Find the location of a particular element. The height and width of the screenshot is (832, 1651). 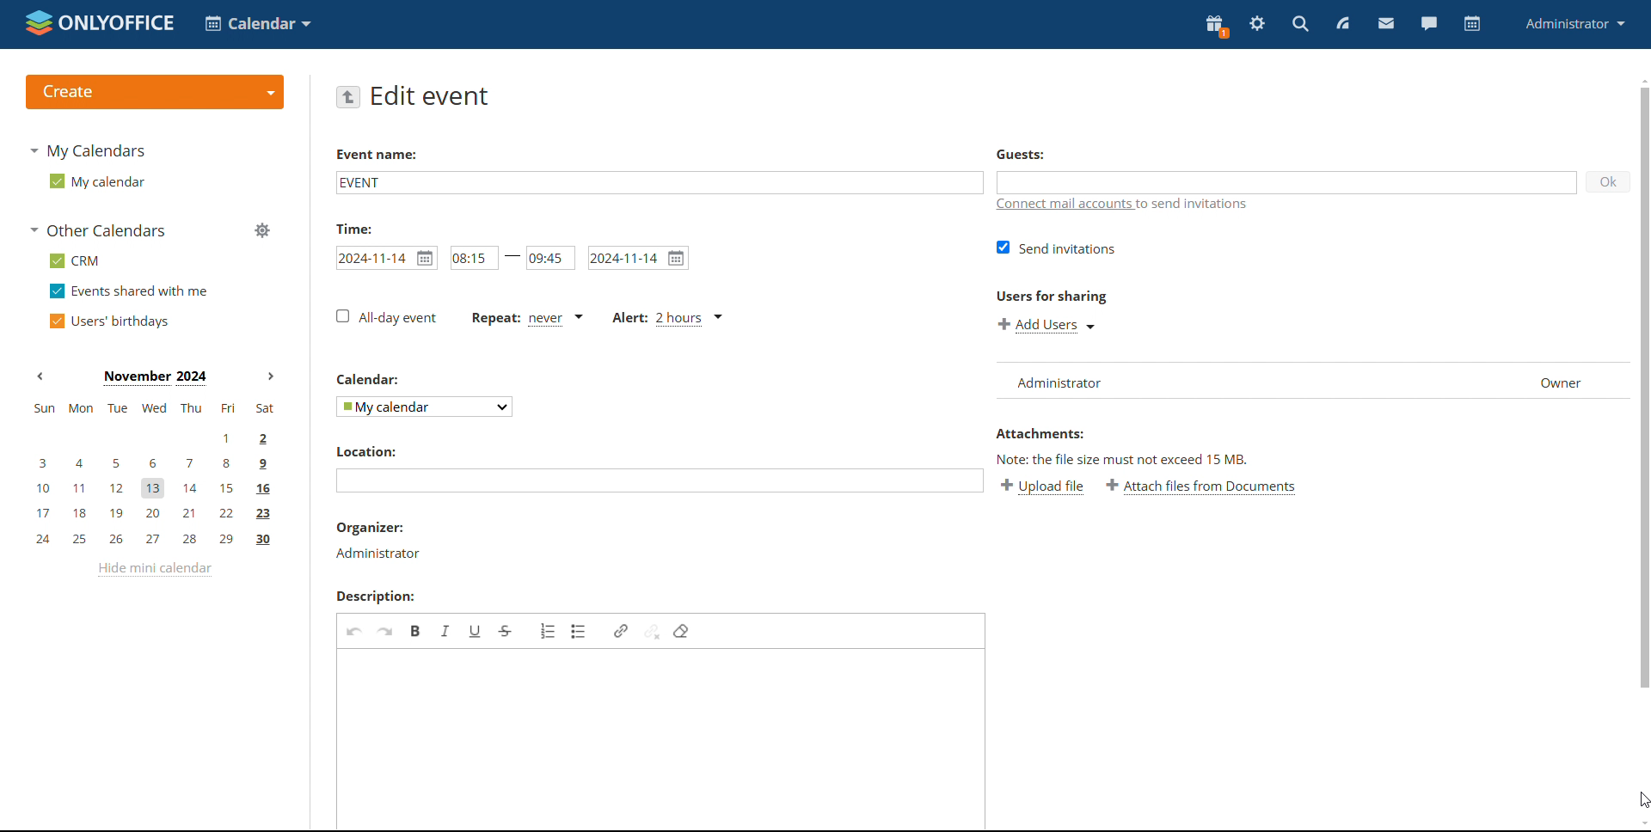

feed is located at coordinates (1343, 26).